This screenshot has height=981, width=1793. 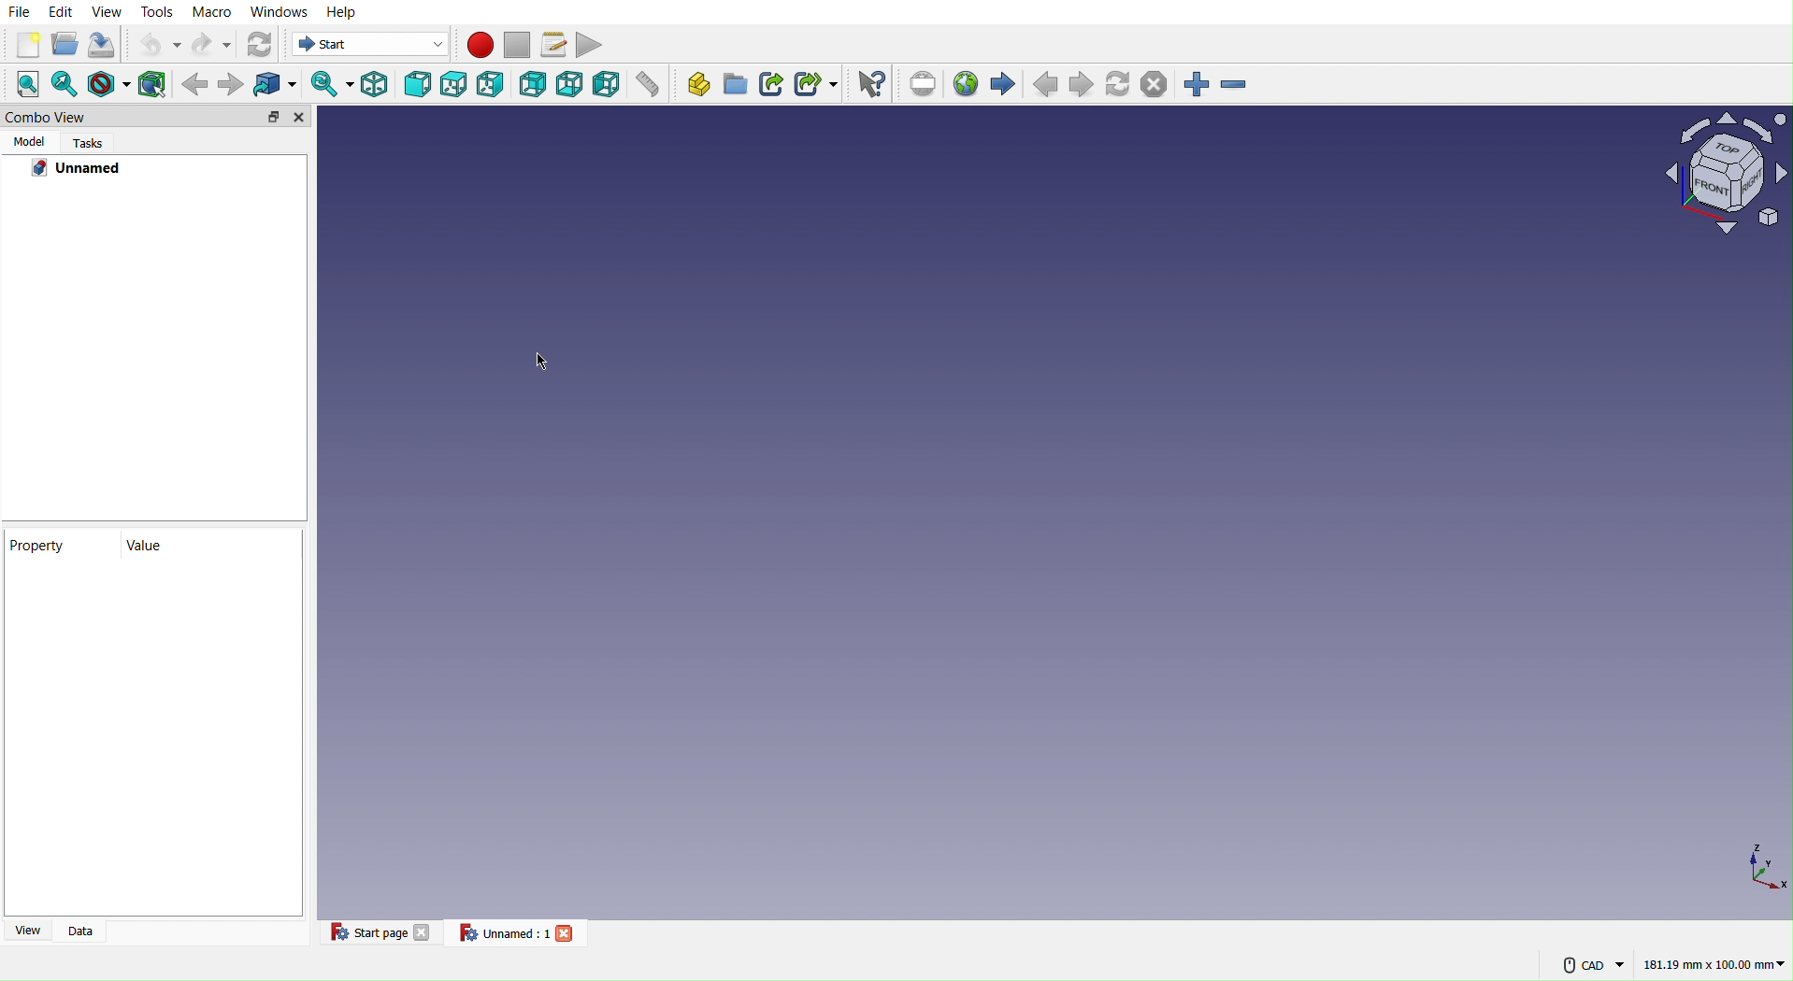 What do you see at coordinates (650, 86) in the screenshot?
I see `Activate the distance tool` at bounding box center [650, 86].